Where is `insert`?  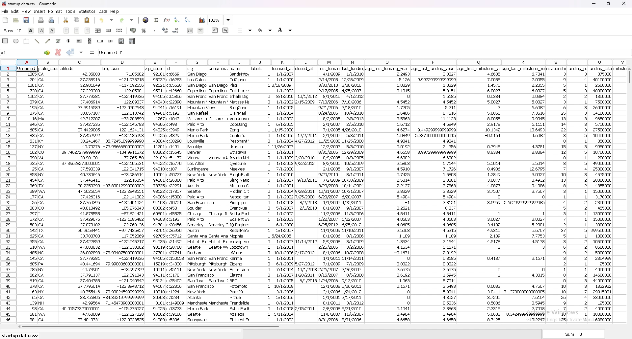
insert is located at coordinates (39, 11).